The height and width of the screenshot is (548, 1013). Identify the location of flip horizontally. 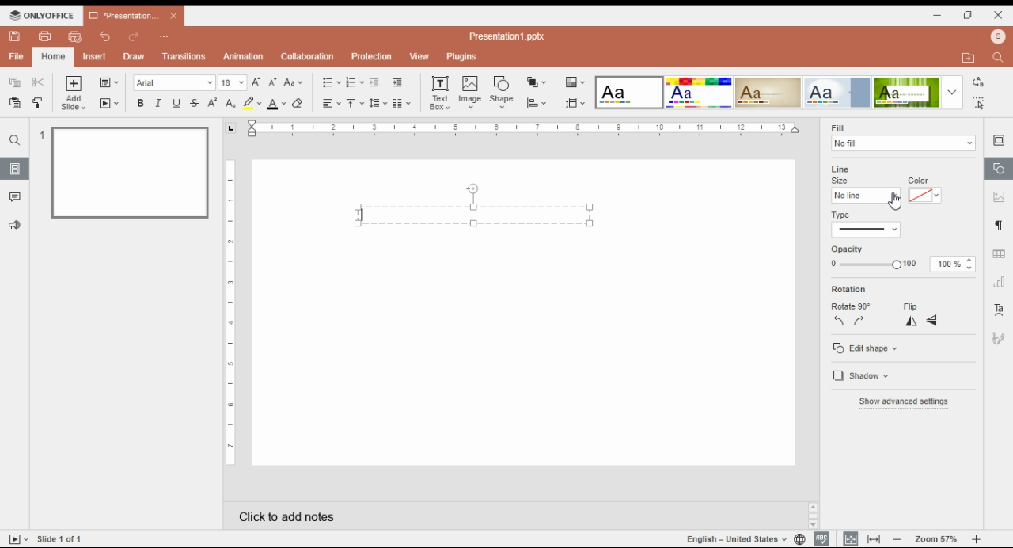
(911, 322).